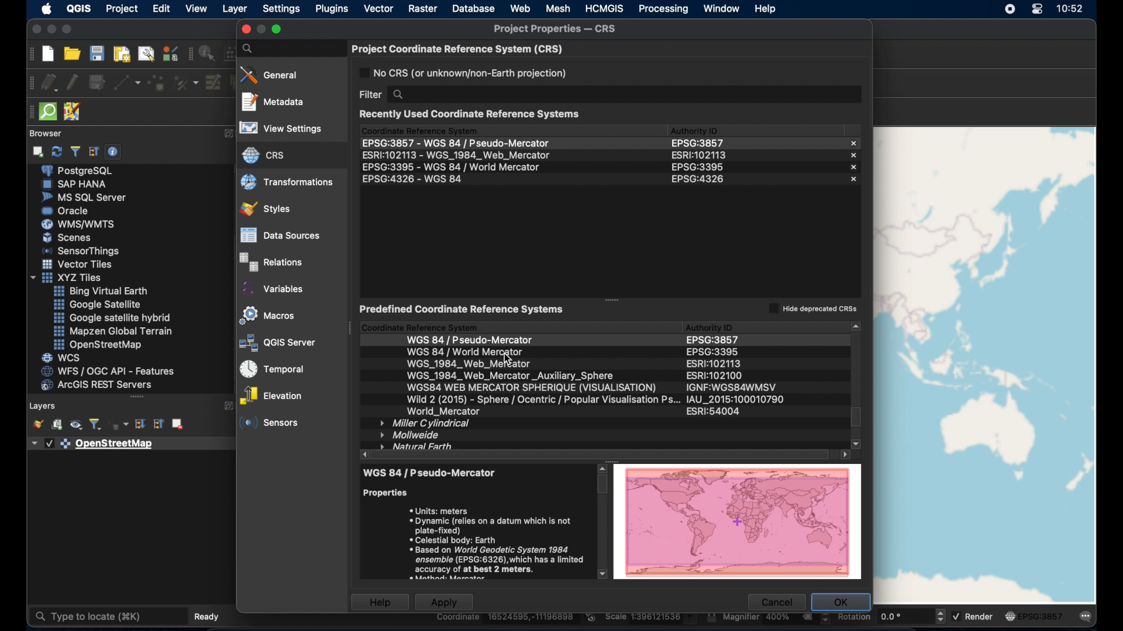 The width and height of the screenshot is (1123, 631). Describe the element at coordinates (695, 129) in the screenshot. I see `authority id` at that location.